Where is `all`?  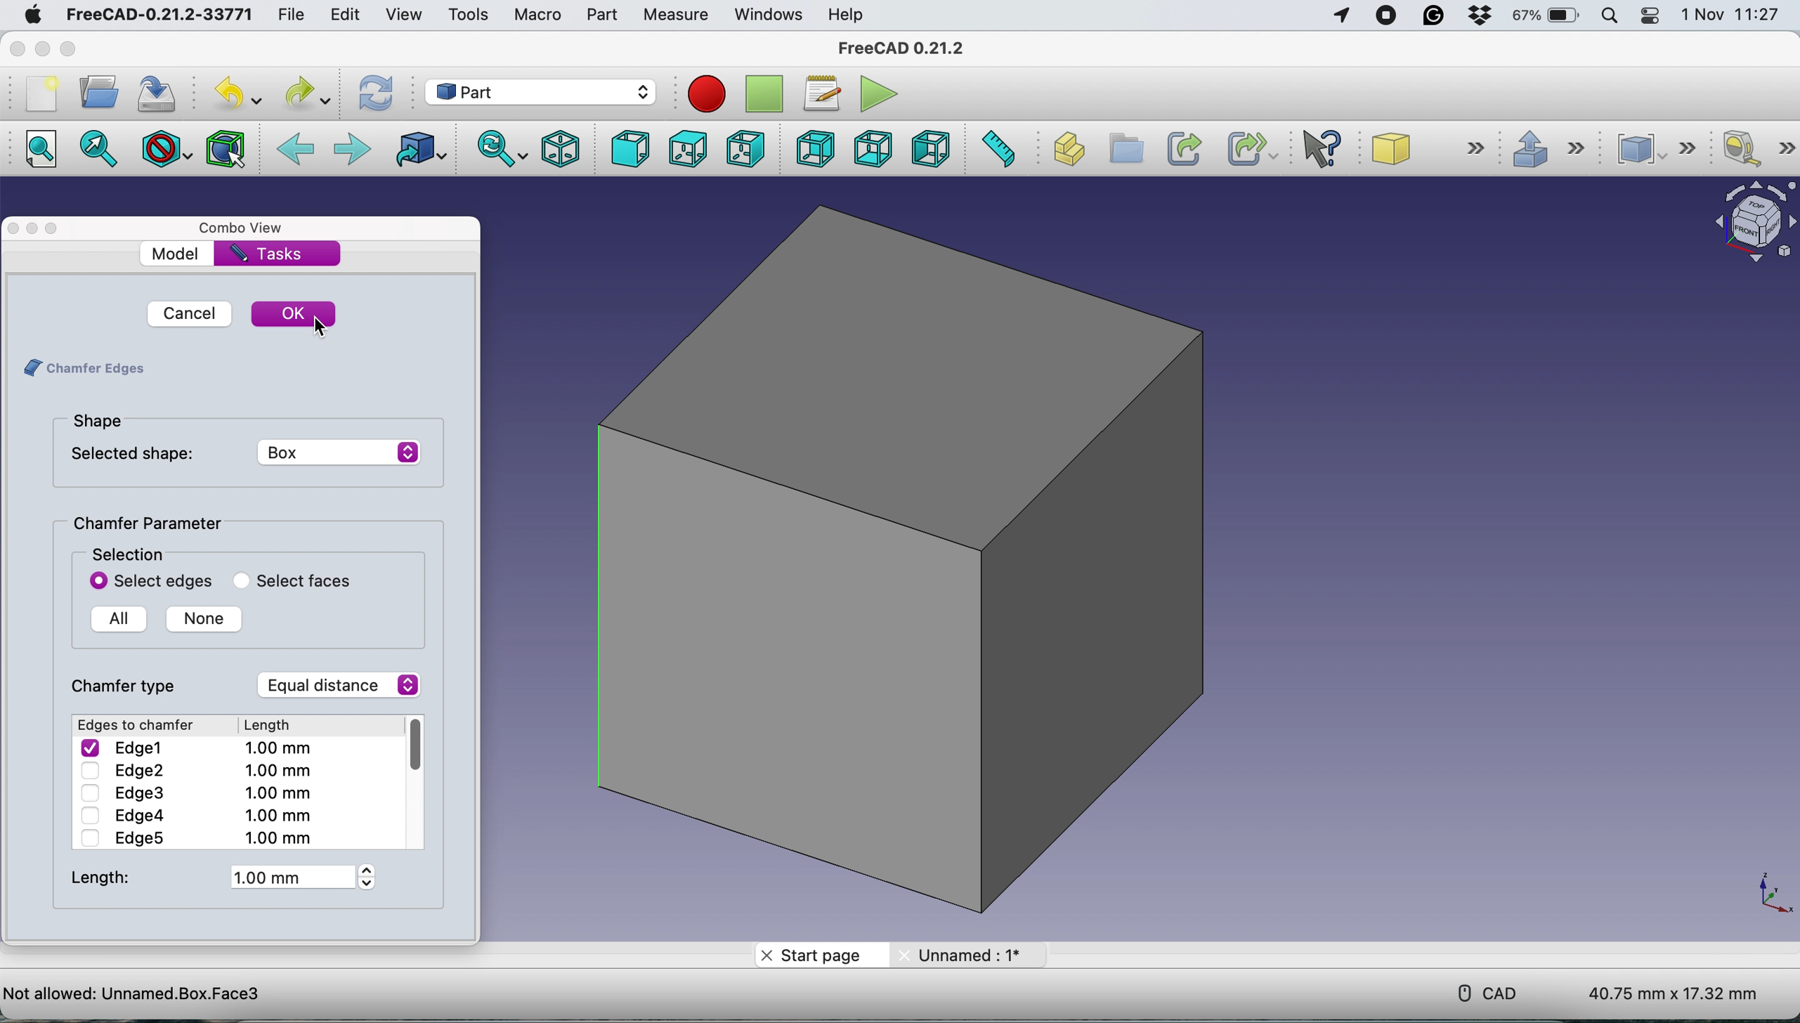
all is located at coordinates (121, 618).